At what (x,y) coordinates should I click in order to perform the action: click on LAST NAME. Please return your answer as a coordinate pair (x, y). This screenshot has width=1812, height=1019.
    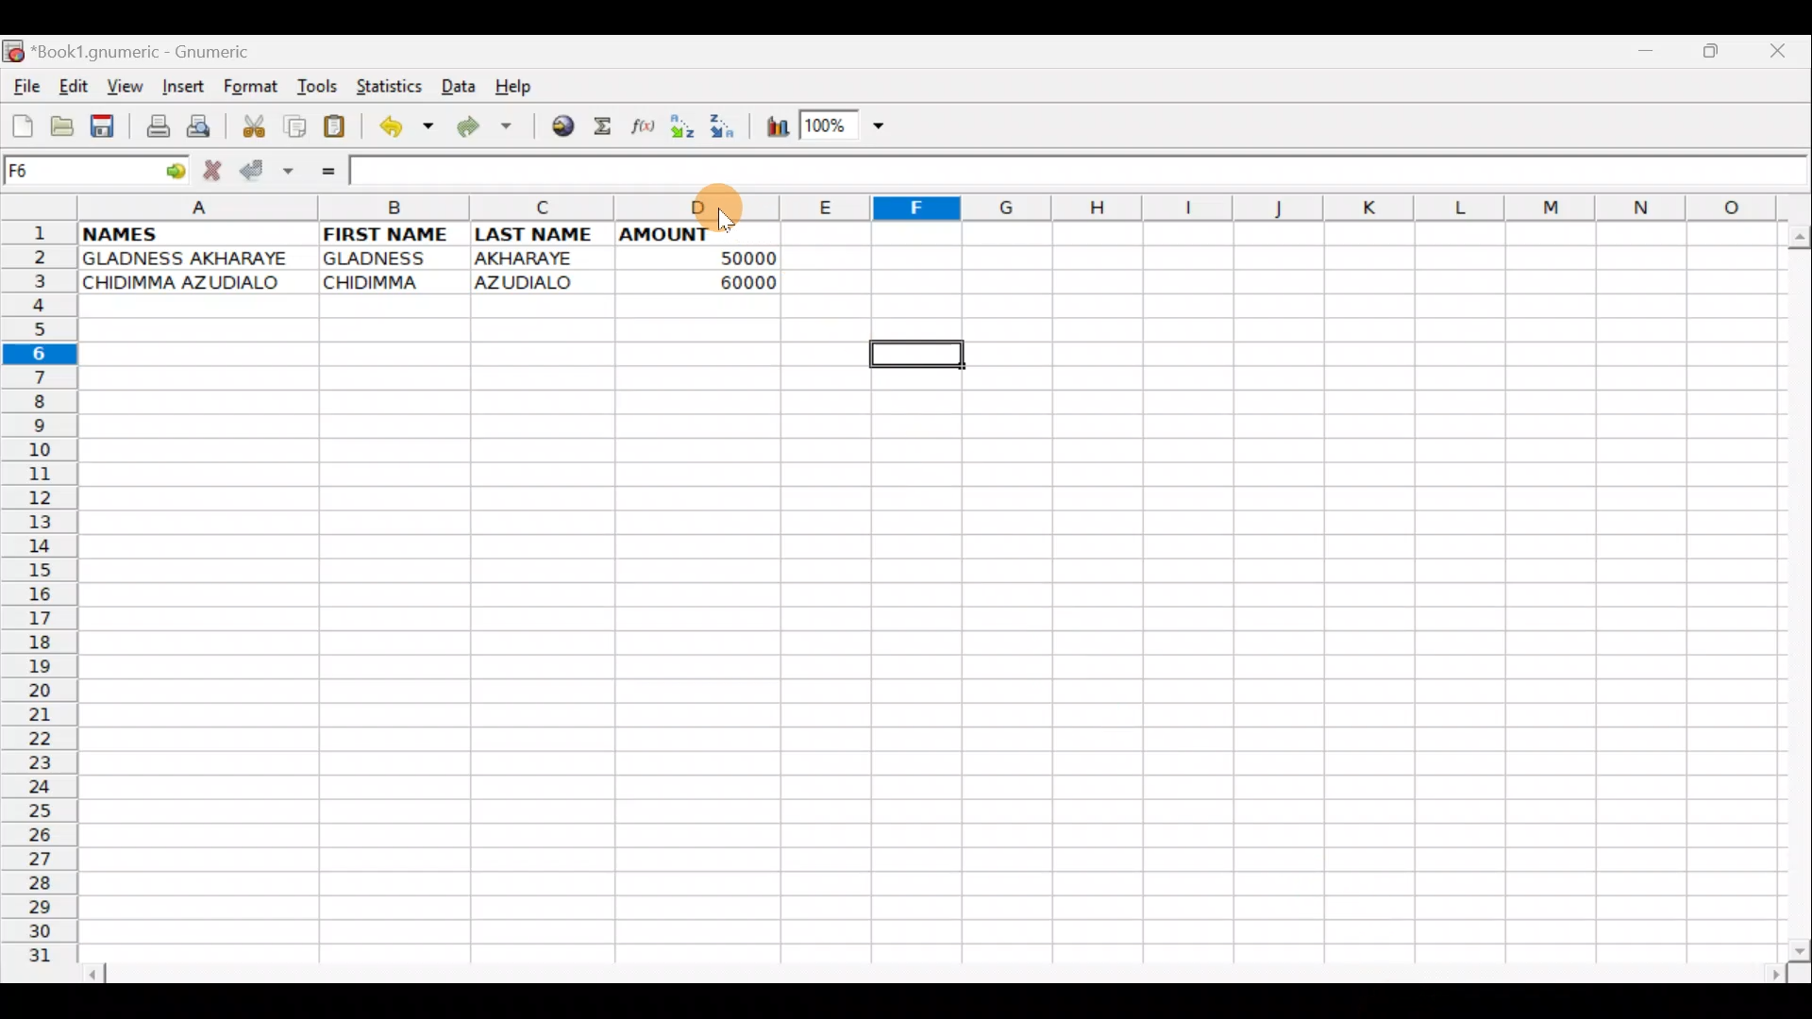
    Looking at the image, I should click on (543, 236).